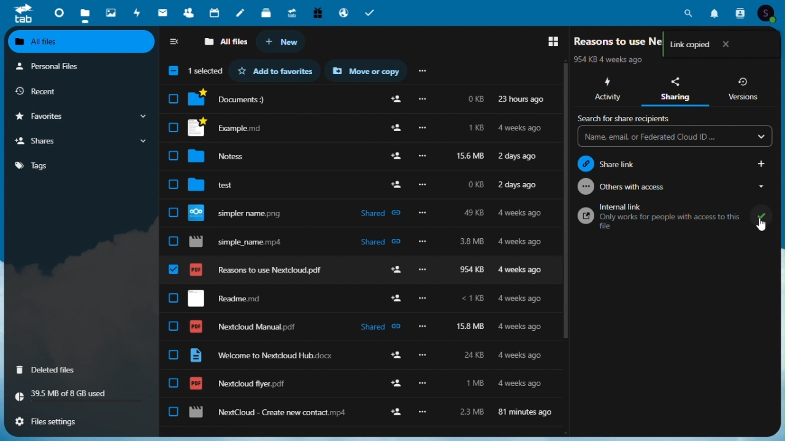 The height and width of the screenshot is (441, 785). What do you see at coordinates (177, 41) in the screenshot?
I see `collapse sidebar` at bounding box center [177, 41].